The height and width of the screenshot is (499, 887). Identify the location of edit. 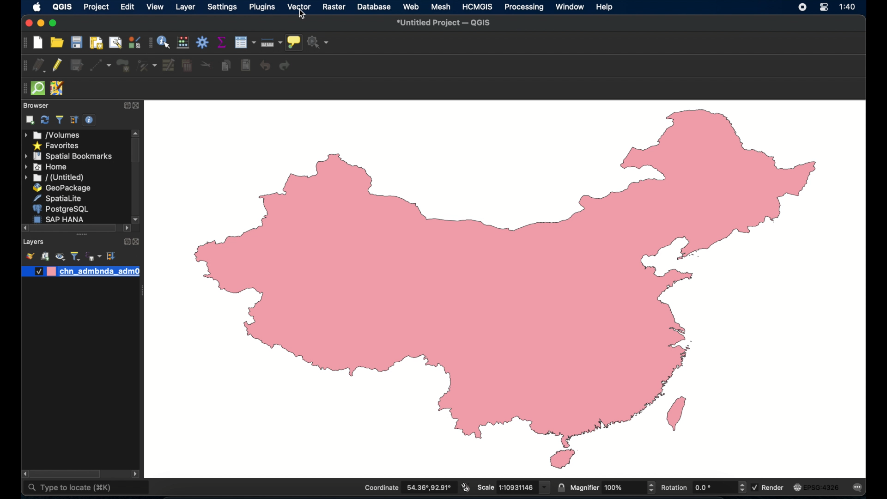
(126, 7).